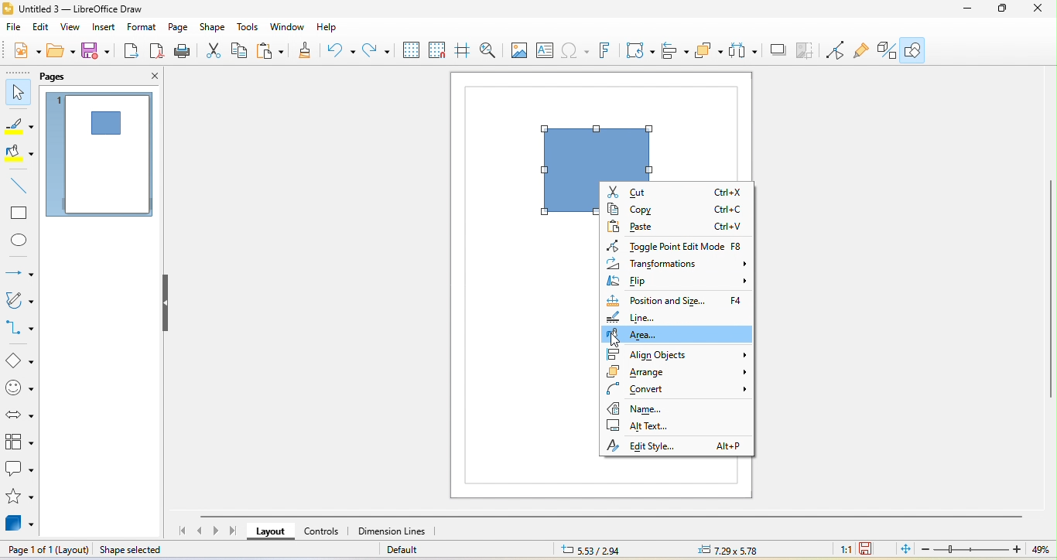 The height and width of the screenshot is (560, 1057). Describe the element at coordinates (240, 53) in the screenshot. I see `copy` at that location.